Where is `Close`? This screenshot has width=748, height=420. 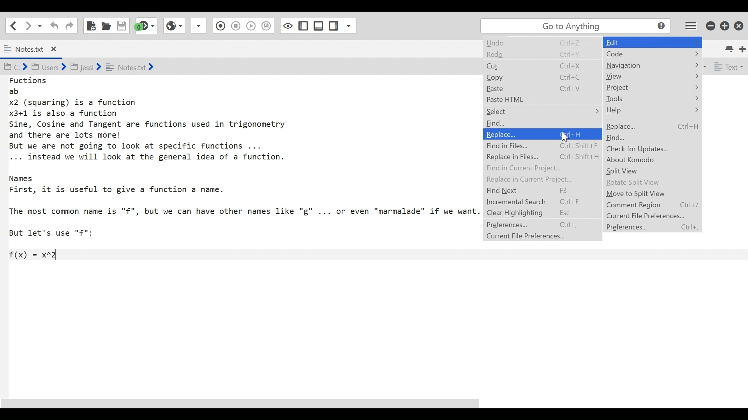 Close is located at coordinates (740, 24).